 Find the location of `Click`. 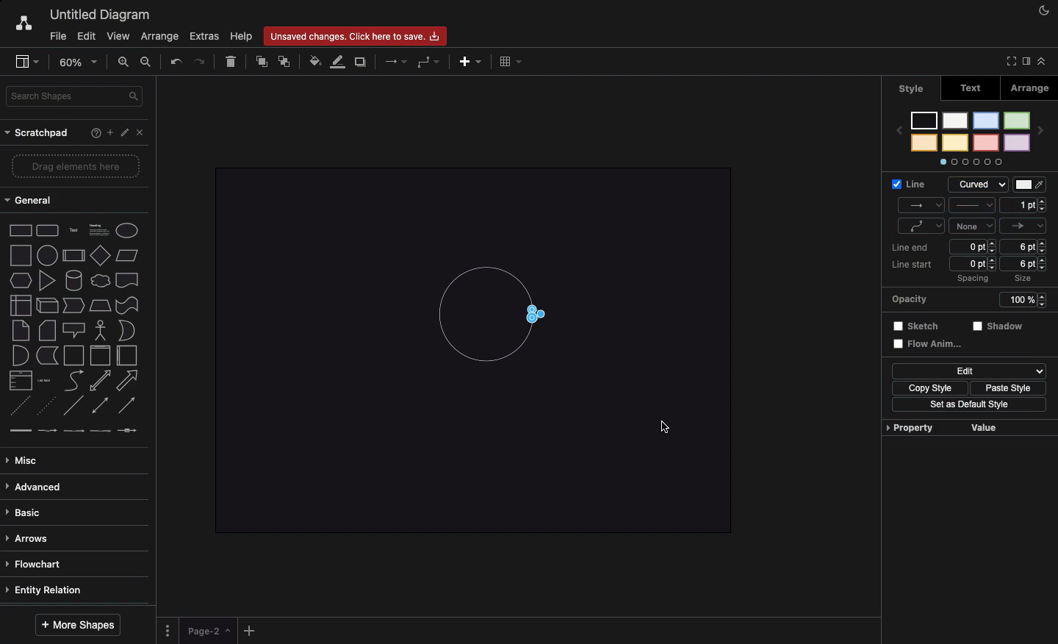

Click is located at coordinates (665, 425).